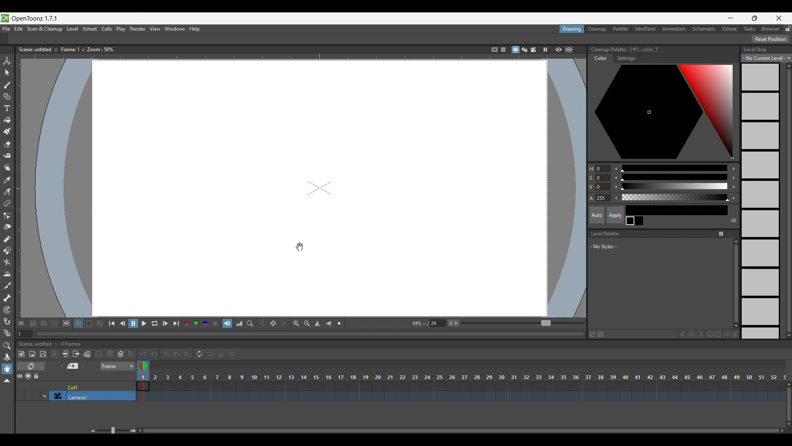 The width and height of the screenshot is (792, 446). Describe the element at coordinates (559, 50) in the screenshot. I see `Preview` at that location.